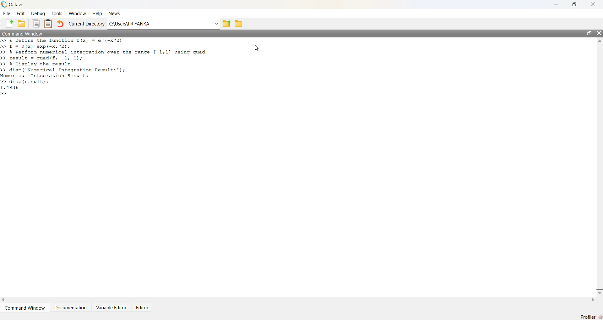  I want to click on Documentation, so click(70, 307).